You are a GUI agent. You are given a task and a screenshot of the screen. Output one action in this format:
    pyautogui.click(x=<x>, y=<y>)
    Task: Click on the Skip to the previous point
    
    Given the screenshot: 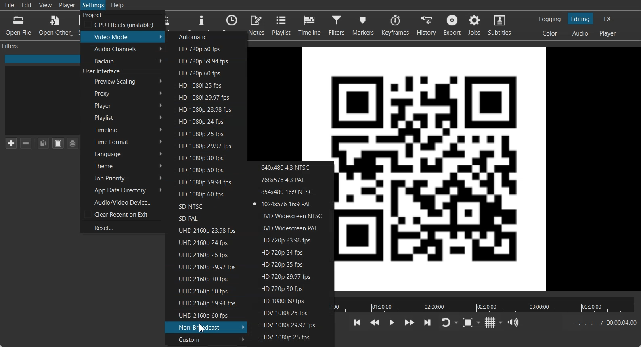 What is the action you would take?
    pyautogui.click(x=357, y=322)
    